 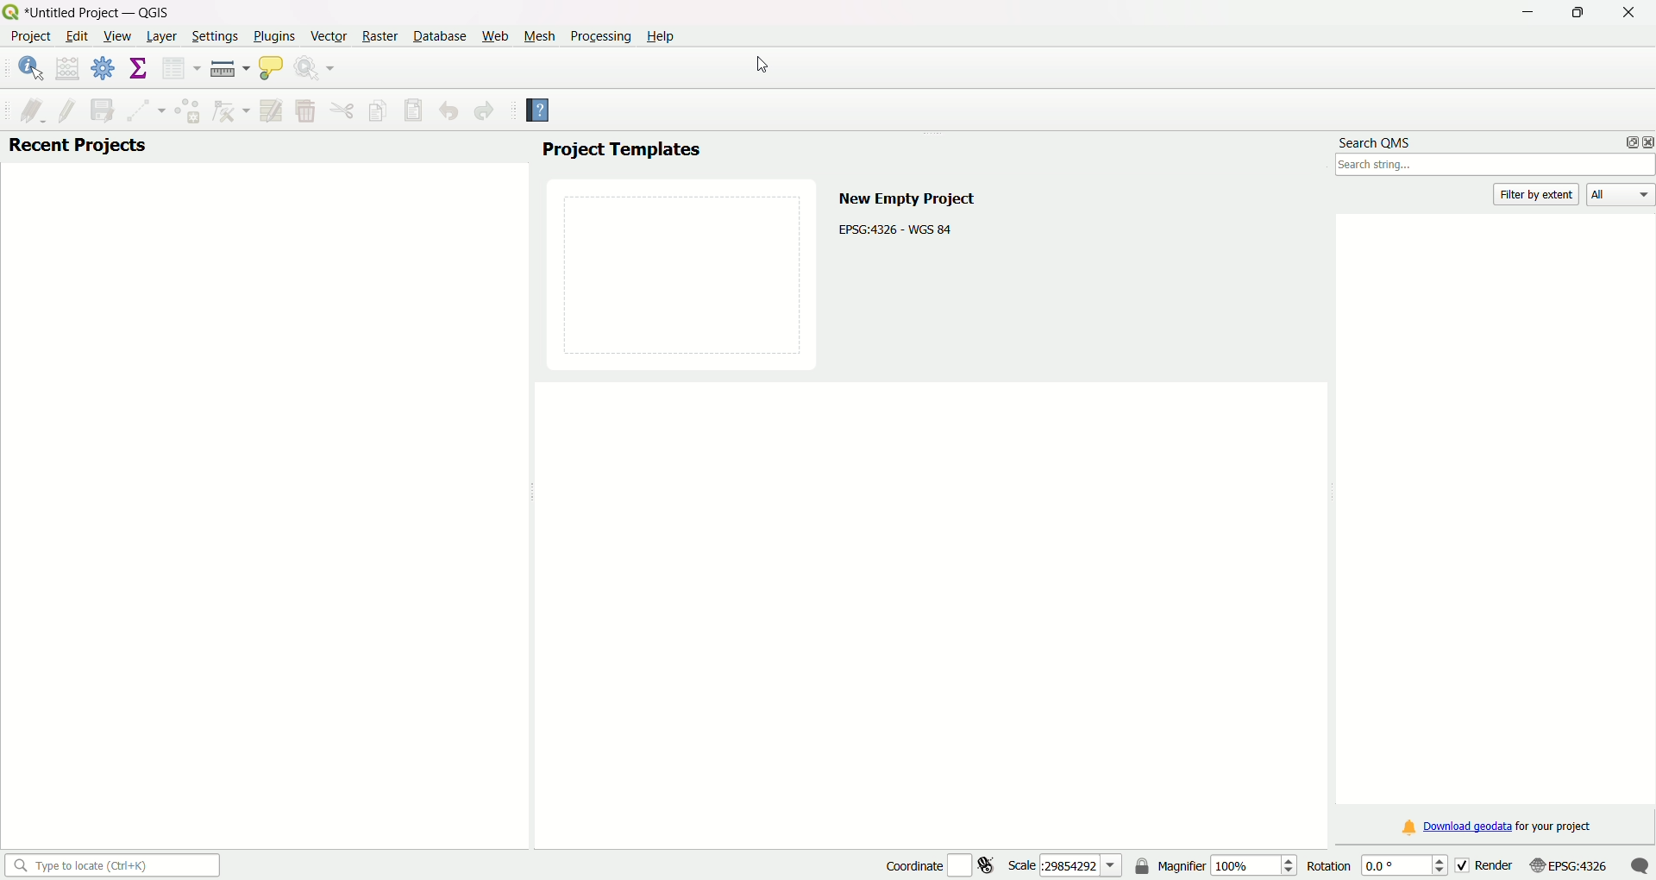 What do you see at coordinates (495, 35) in the screenshot?
I see `Web` at bounding box center [495, 35].